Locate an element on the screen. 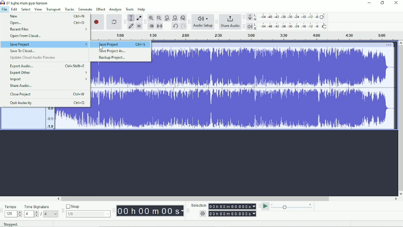 This screenshot has width=403, height=227. Audio is located at coordinates (273, 89).